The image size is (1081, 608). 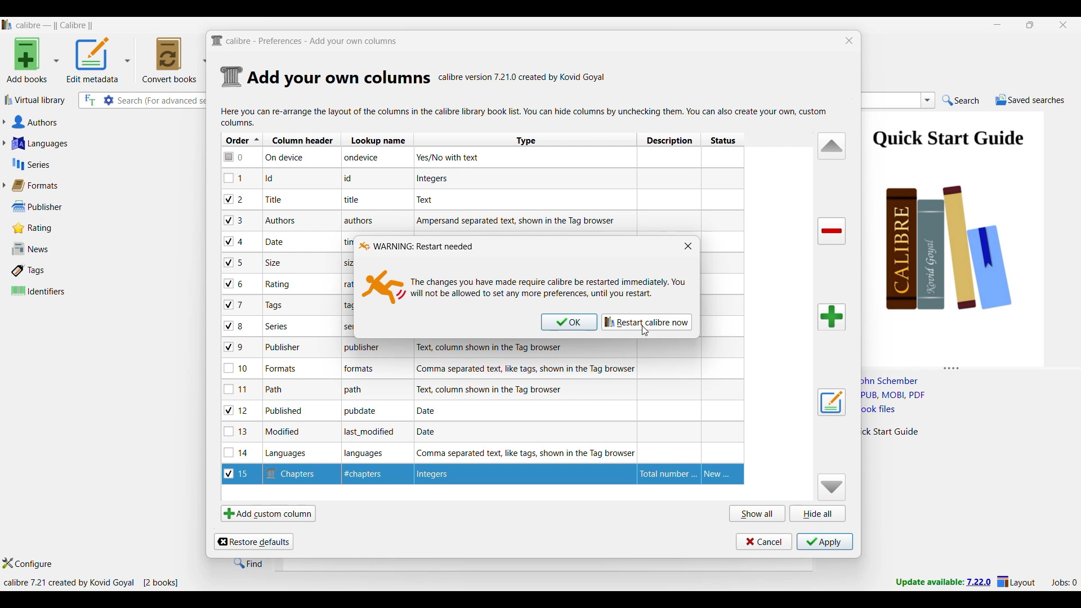 What do you see at coordinates (358, 327) in the screenshot?
I see `note` at bounding box center [358, 327].